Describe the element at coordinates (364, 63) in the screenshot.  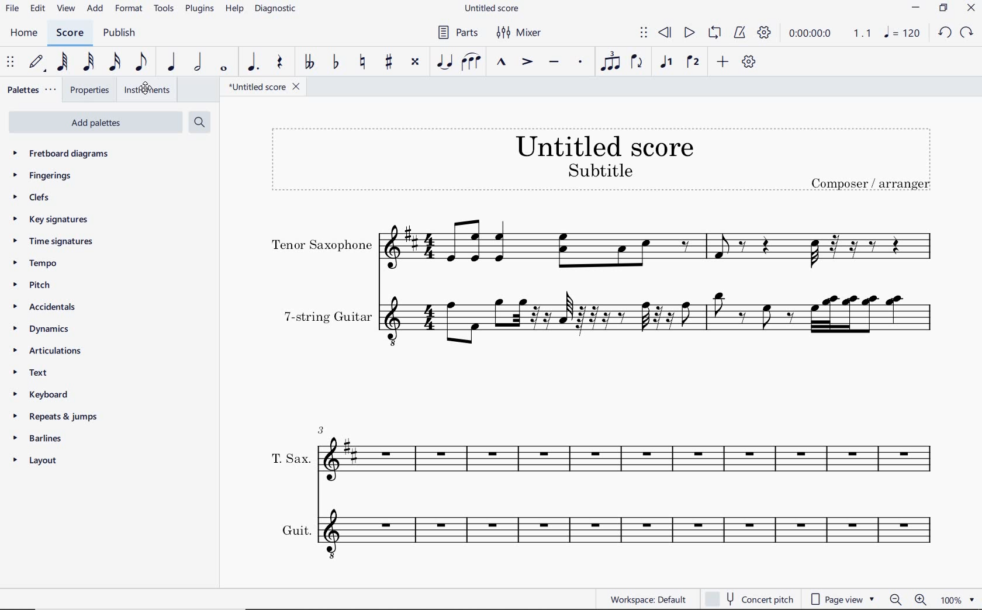
I see `TOGGLE NATURAL` at that location.